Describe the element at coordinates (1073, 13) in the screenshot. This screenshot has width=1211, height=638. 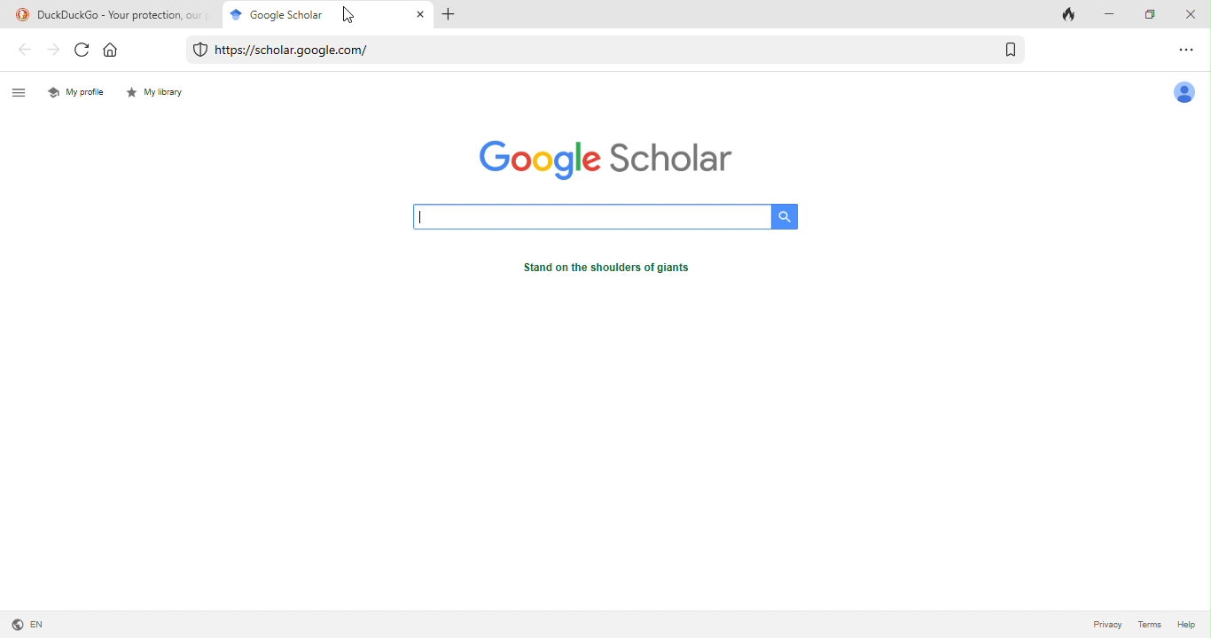
I see `track tab` at that location.